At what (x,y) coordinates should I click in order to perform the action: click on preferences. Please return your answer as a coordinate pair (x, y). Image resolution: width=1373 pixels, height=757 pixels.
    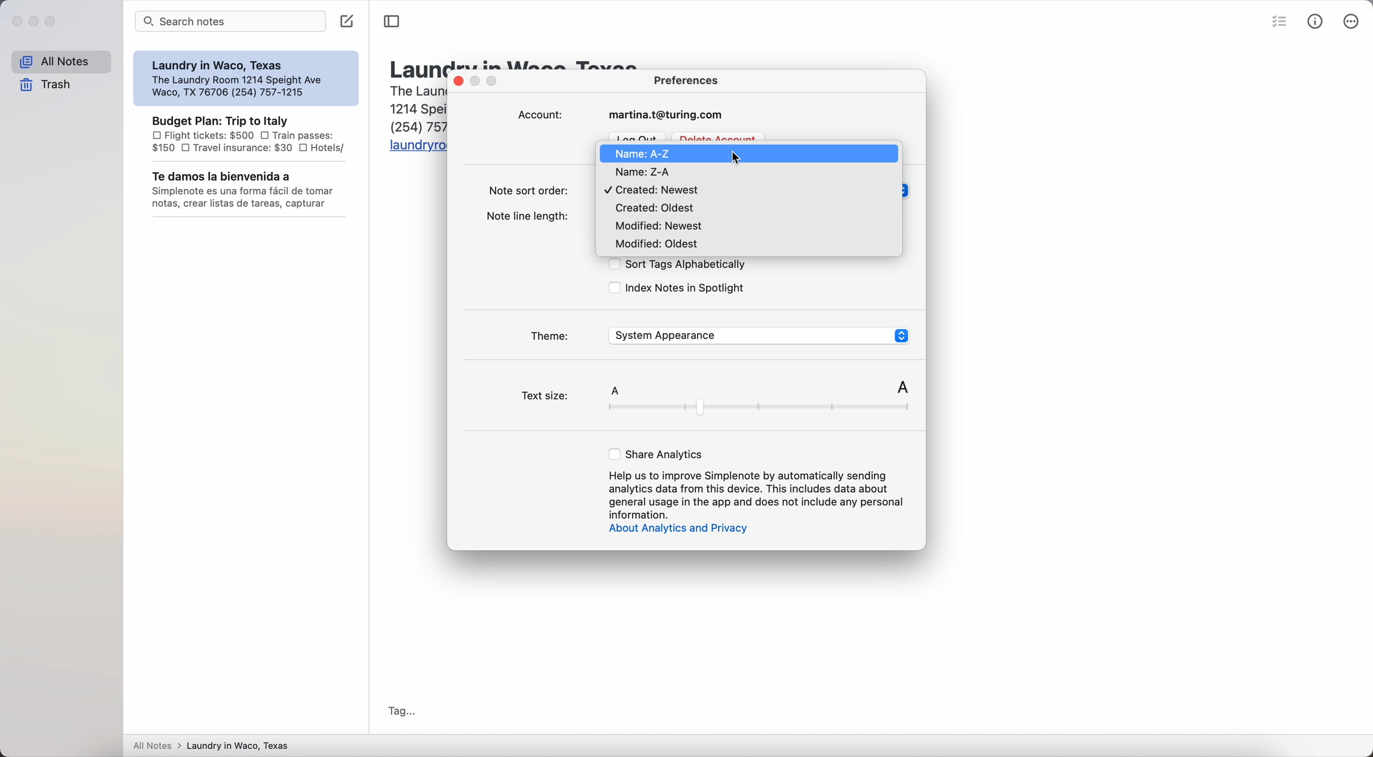
    Looking at the image, I should click on (688, 79).